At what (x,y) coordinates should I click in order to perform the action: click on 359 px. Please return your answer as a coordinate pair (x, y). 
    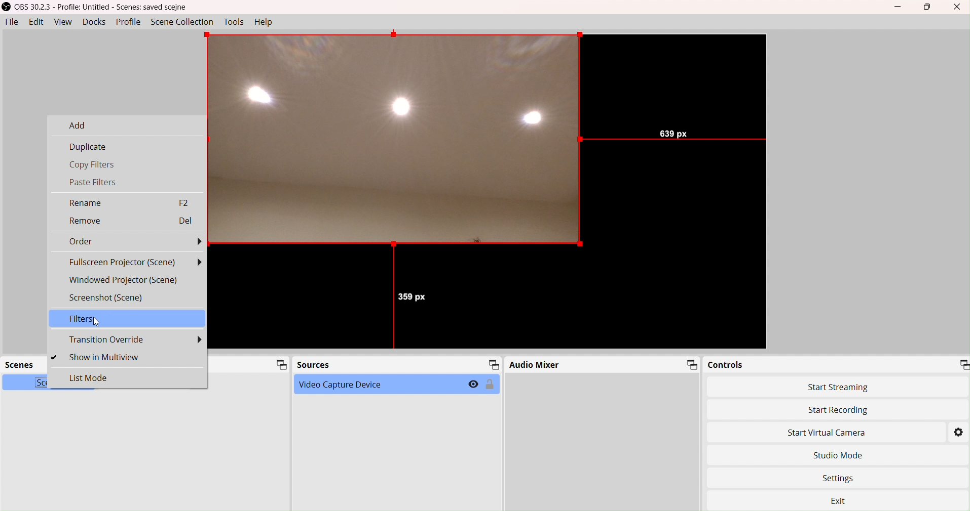
    Looking at the image, I should click on (416, 299).